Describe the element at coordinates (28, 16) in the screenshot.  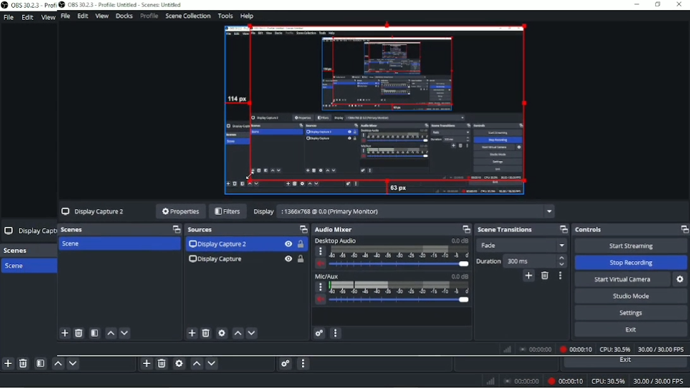
I see `Edit` at that location.